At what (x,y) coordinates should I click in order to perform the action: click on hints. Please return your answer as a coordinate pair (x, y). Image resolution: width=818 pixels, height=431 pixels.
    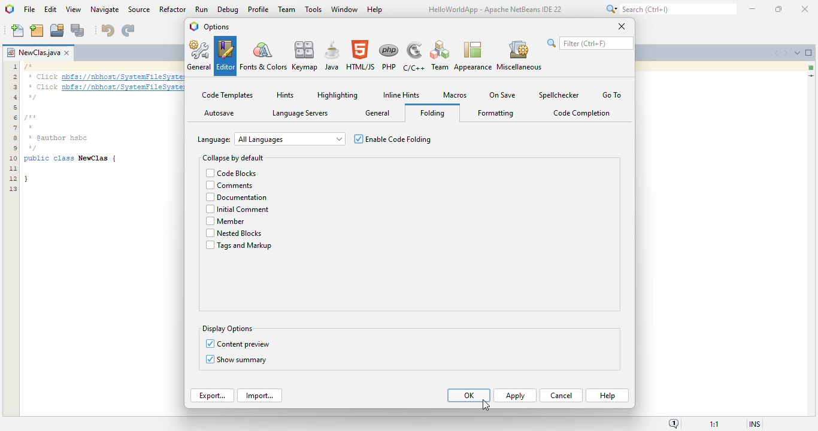
    Looking at the image, I should click on (285, 95).